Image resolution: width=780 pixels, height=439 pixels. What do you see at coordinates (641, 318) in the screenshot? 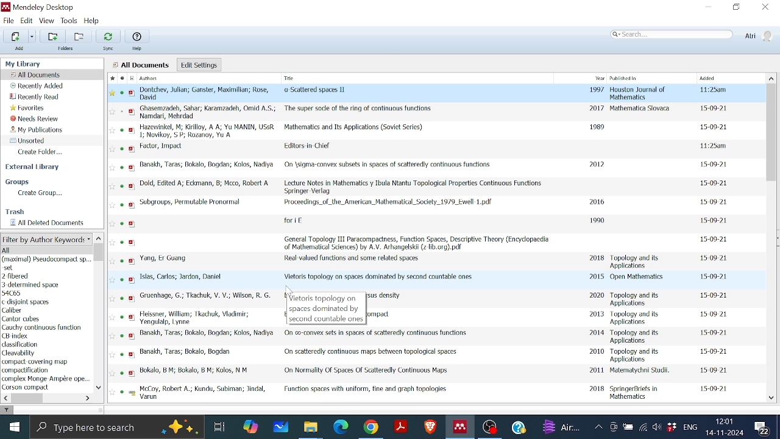
I see `Published in` at bounding box center [641, 318].